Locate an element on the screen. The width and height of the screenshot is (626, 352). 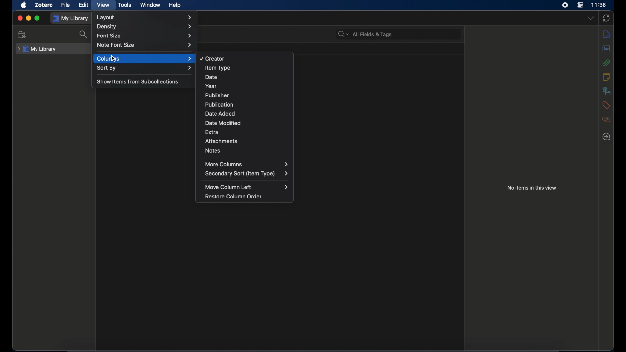
edit is located at coordinates (84, 5).